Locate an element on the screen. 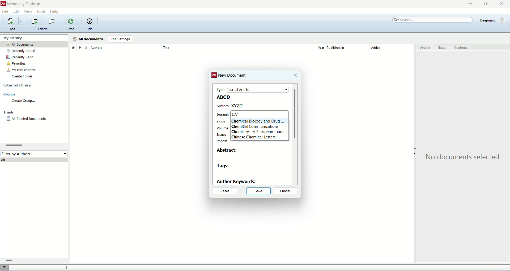 Image resolution: width=510 pixels, height=271 pixels. maximize is located at coordinates (485, 4).